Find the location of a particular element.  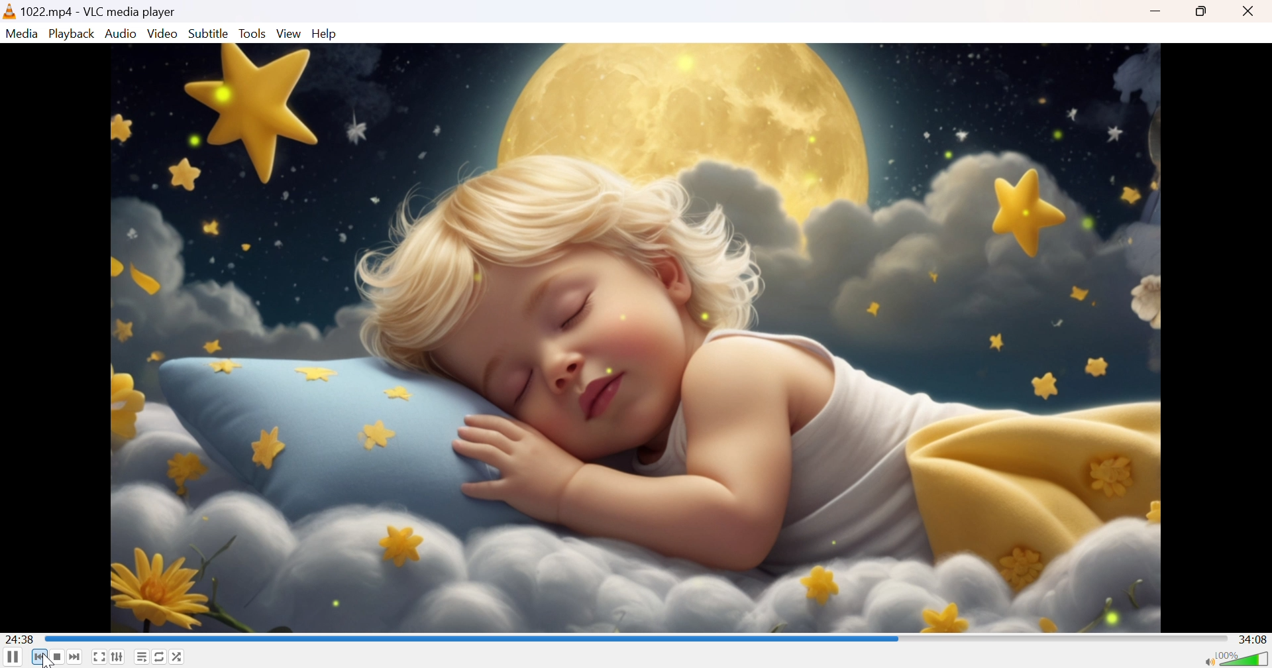

Show extended settings is located at coordinates (117, 657).